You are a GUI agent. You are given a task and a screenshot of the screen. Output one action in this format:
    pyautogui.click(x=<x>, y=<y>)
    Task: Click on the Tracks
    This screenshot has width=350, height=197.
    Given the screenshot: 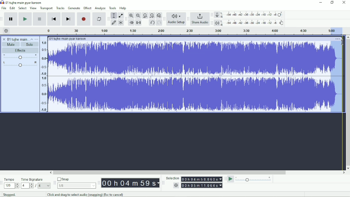 What is the action you would take?
    pyautogui.click(x=61, y=8)
    